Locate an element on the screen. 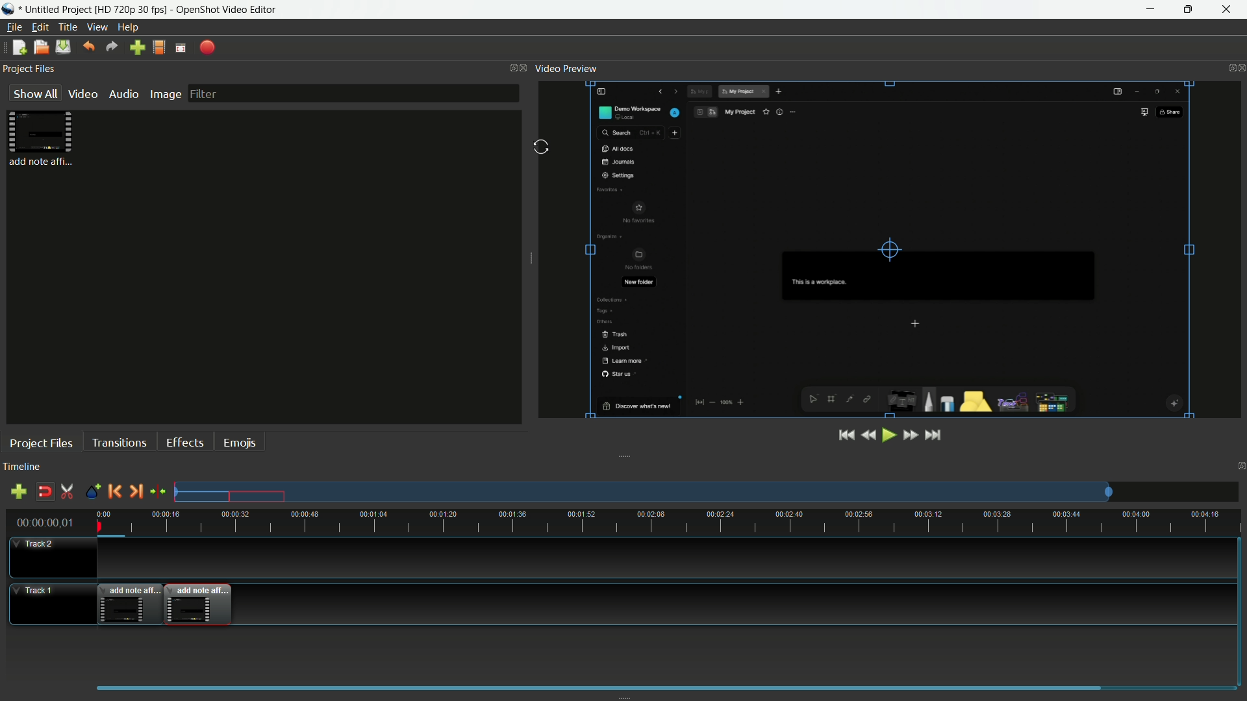 The height and width of the screenshot is (701, 1247). video is rearranged is located at coordinates (205, 604).